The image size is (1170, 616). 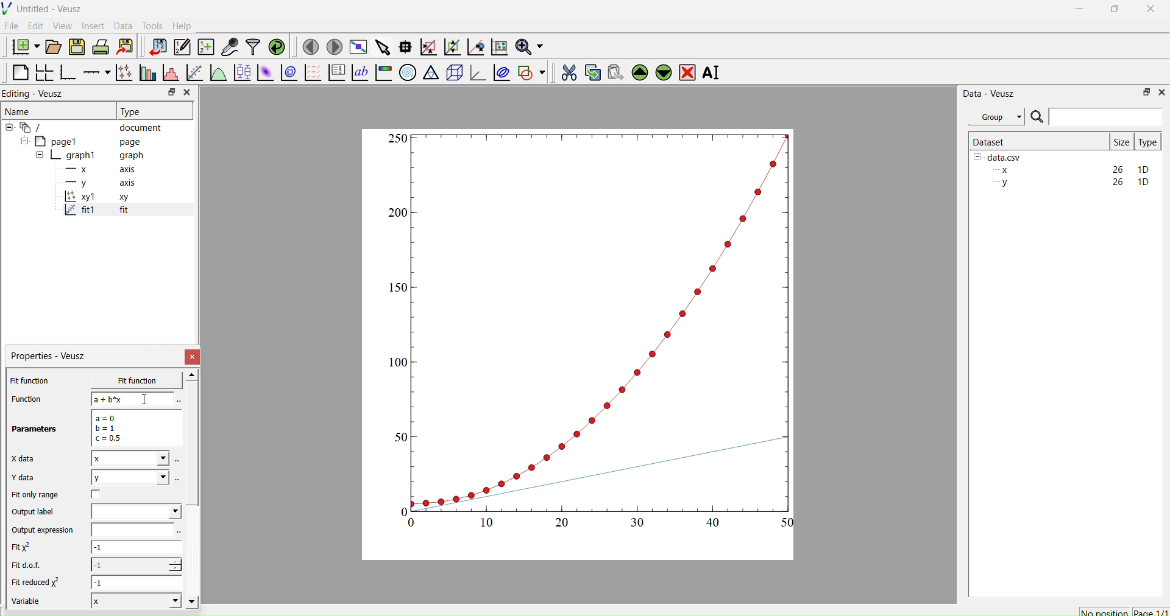 I want to click on Type, so click(x=1147, y=142).